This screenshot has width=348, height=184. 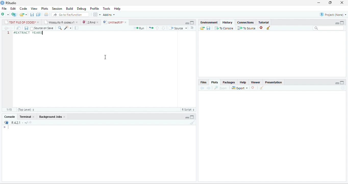 What do you see at coordinates (113, 22) in the screenshot?
I see `UntitledR.R` at bounding box center [113, 22].